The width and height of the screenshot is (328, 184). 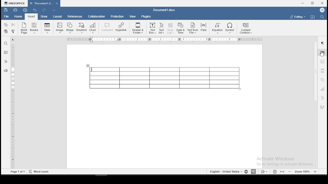 What do you see at coordinates (192, 29) in the screenshot?
I see `Text From File` at bounding box center [192, 29].